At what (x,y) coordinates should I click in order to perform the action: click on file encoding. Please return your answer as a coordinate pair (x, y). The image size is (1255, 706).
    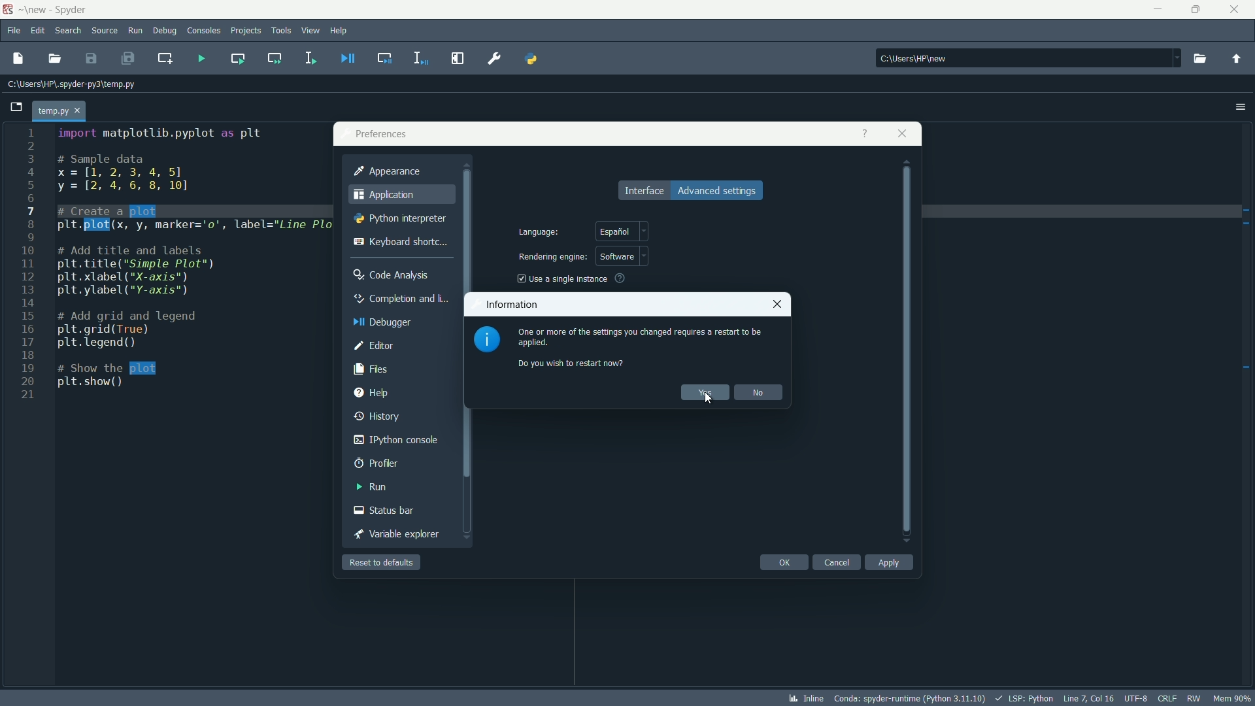
    Looking at the image, I should click on (1135, 699).